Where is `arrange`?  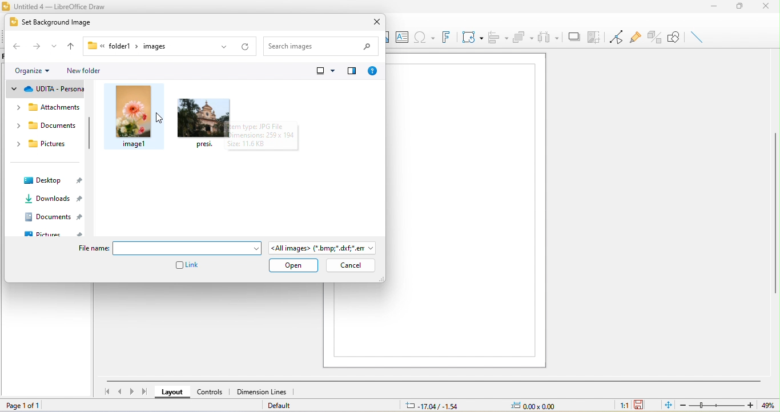
arrange is located at coordinates (523, 37).